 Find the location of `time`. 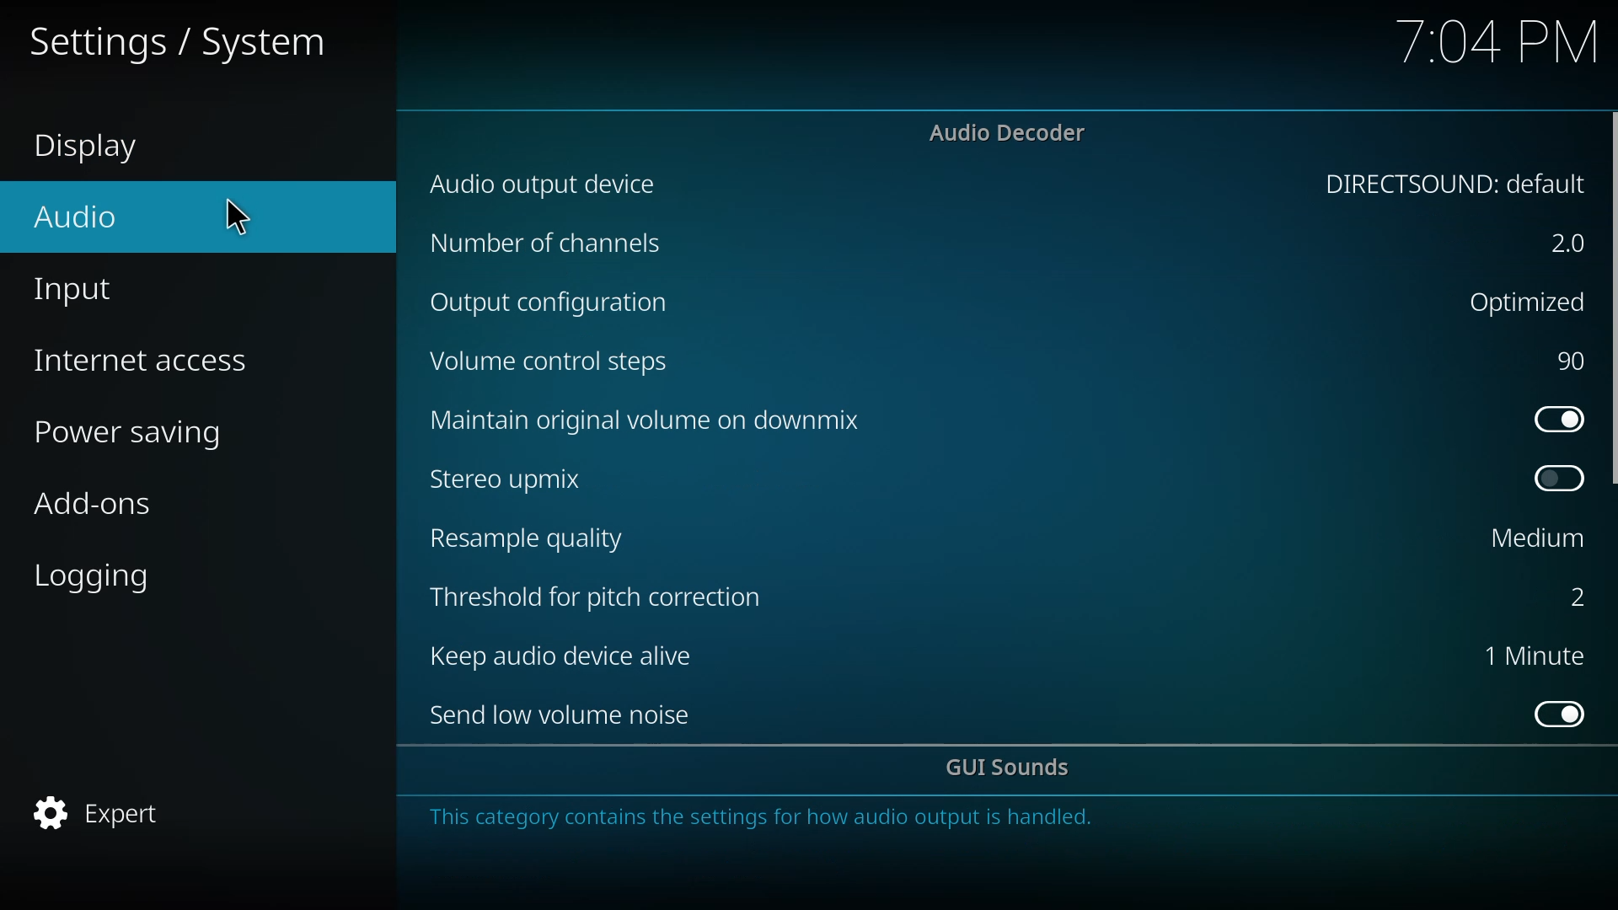

time is located at coordinates (1498, 41).